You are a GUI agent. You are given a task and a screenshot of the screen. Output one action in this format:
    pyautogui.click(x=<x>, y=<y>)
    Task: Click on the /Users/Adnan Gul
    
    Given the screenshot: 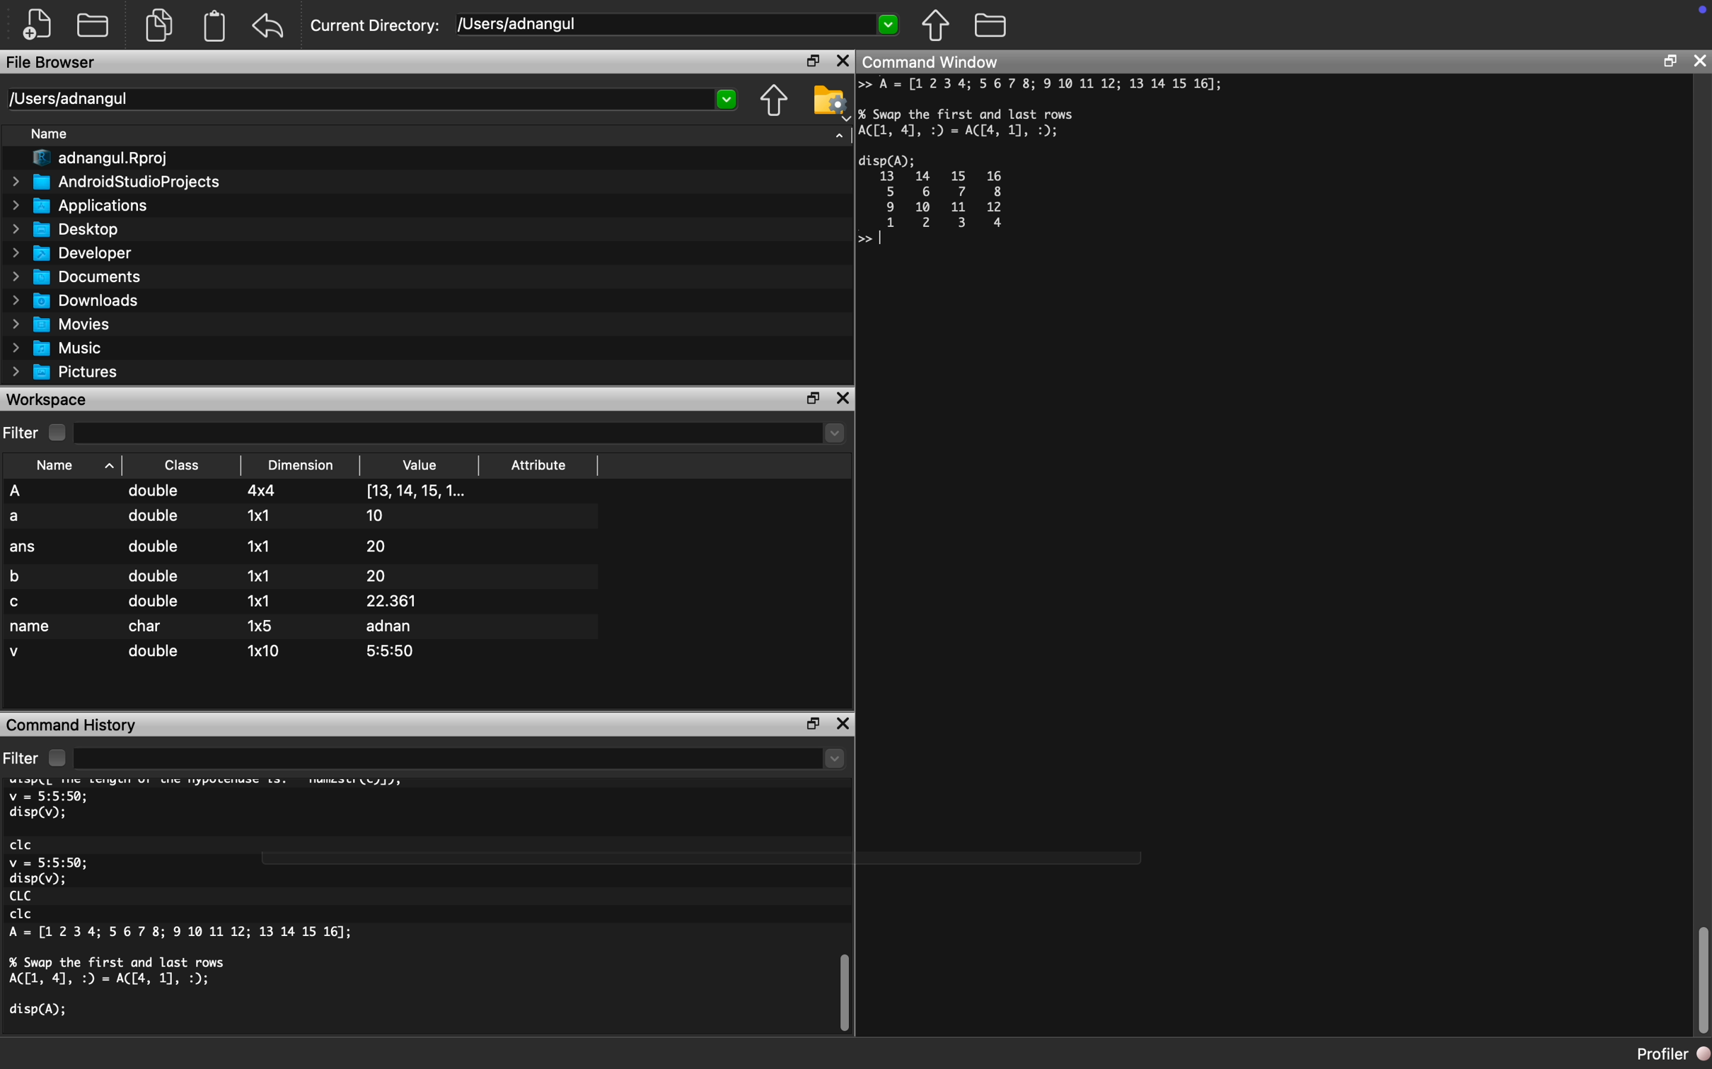 What is the action you would take?
    pyautogui.click(x=357, y=100)
    